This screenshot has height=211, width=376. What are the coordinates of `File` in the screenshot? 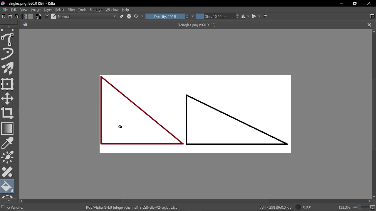 It's located at (4, 10).